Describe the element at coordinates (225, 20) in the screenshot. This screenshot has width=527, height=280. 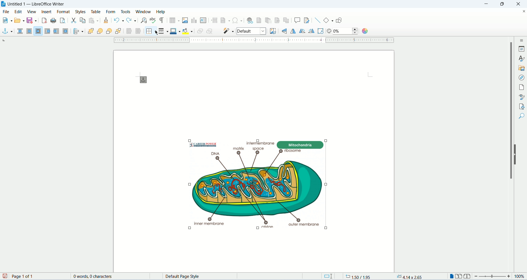
I see `insert field` at that location.